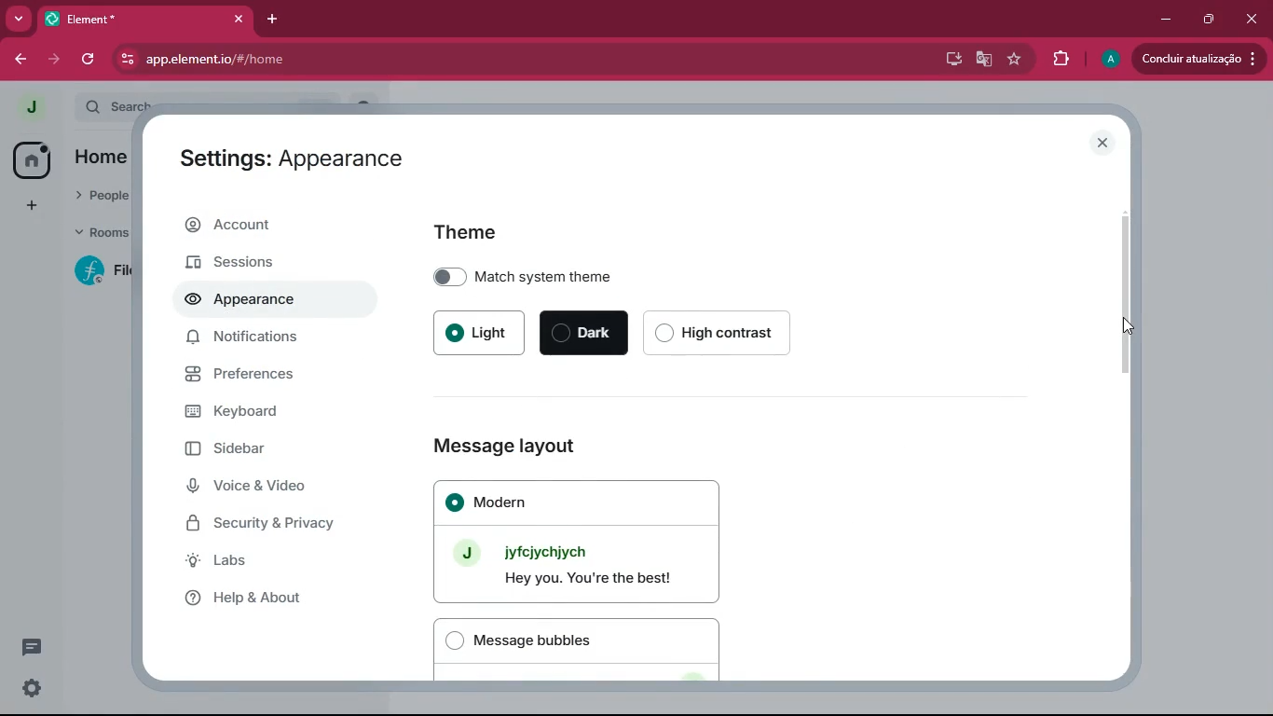 The height and width of the screenshot is (716, 1273). What do you see at coordinates (30, 647) in the screenshot?
I see `message` at bounding box center [30, 647].